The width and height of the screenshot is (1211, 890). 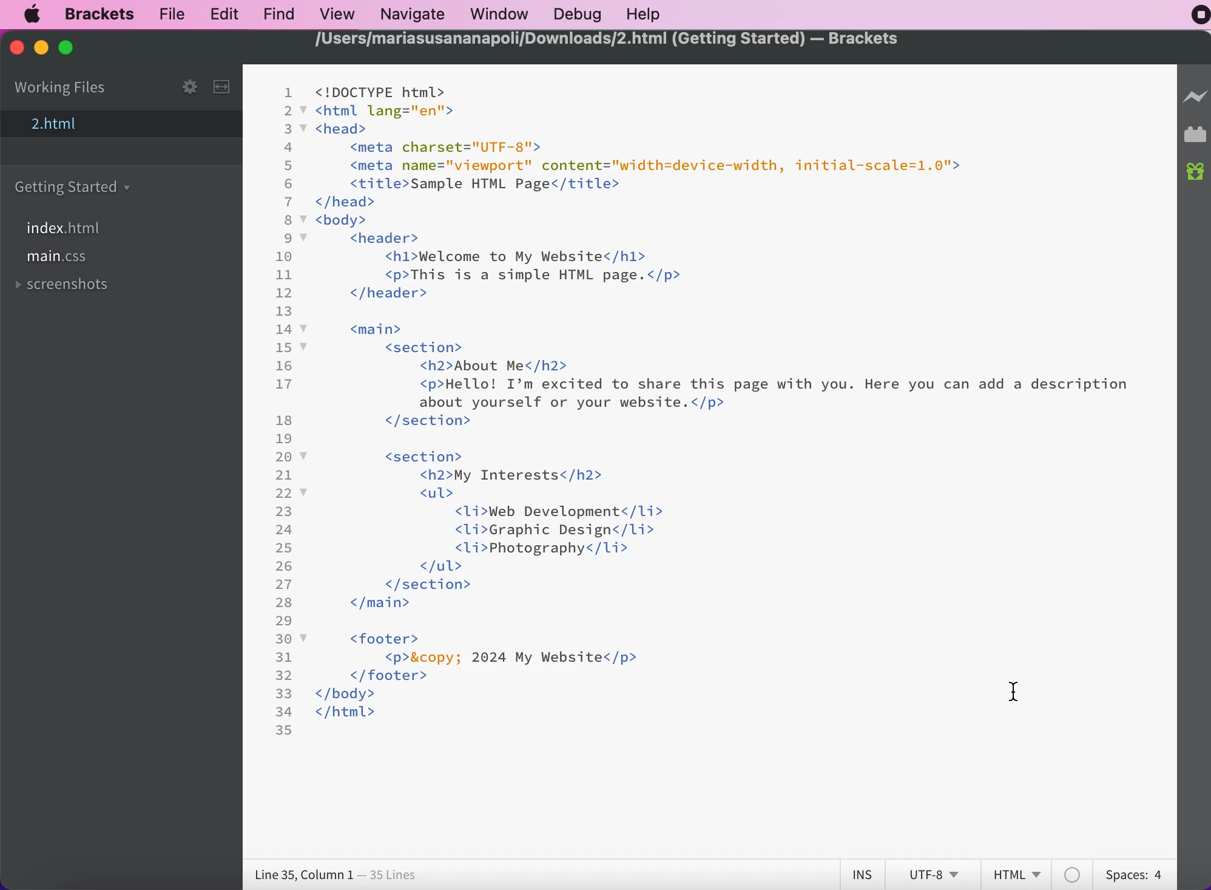 What do you see at coordinates (285, 348) in the screenshot?
I see `15` at bounding box center [285, 348].